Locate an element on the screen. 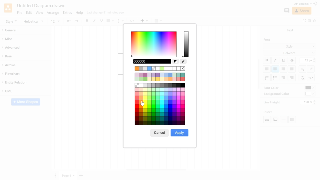  Cancel is located at coordinates (159, 134).